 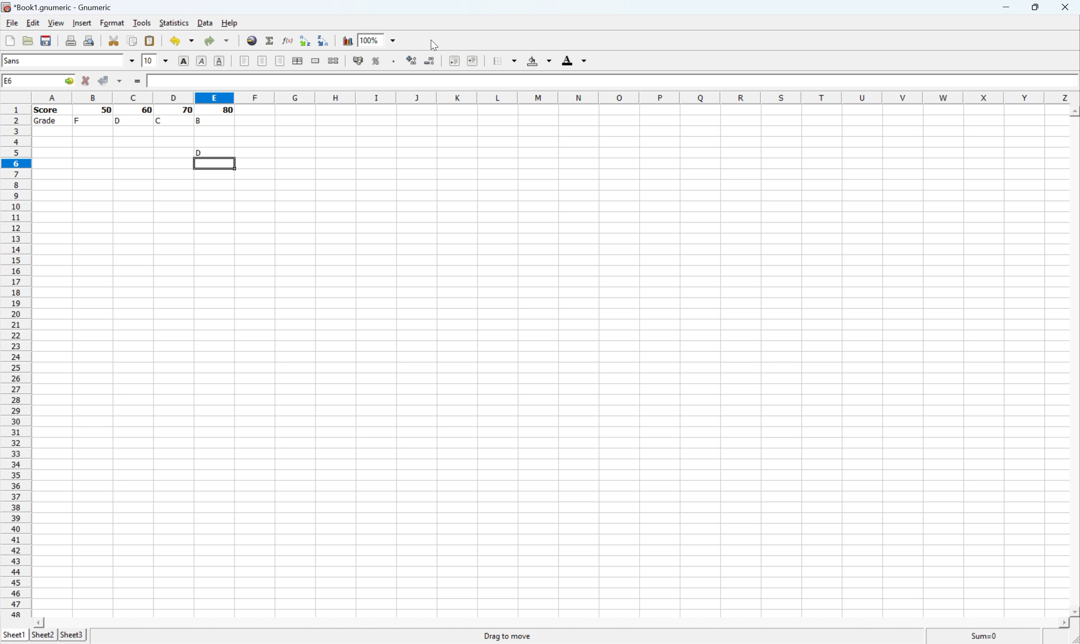 What do you see at coordinates (548, 394) in the screenshot?
I see `cells` at bounding box center [548, 394].